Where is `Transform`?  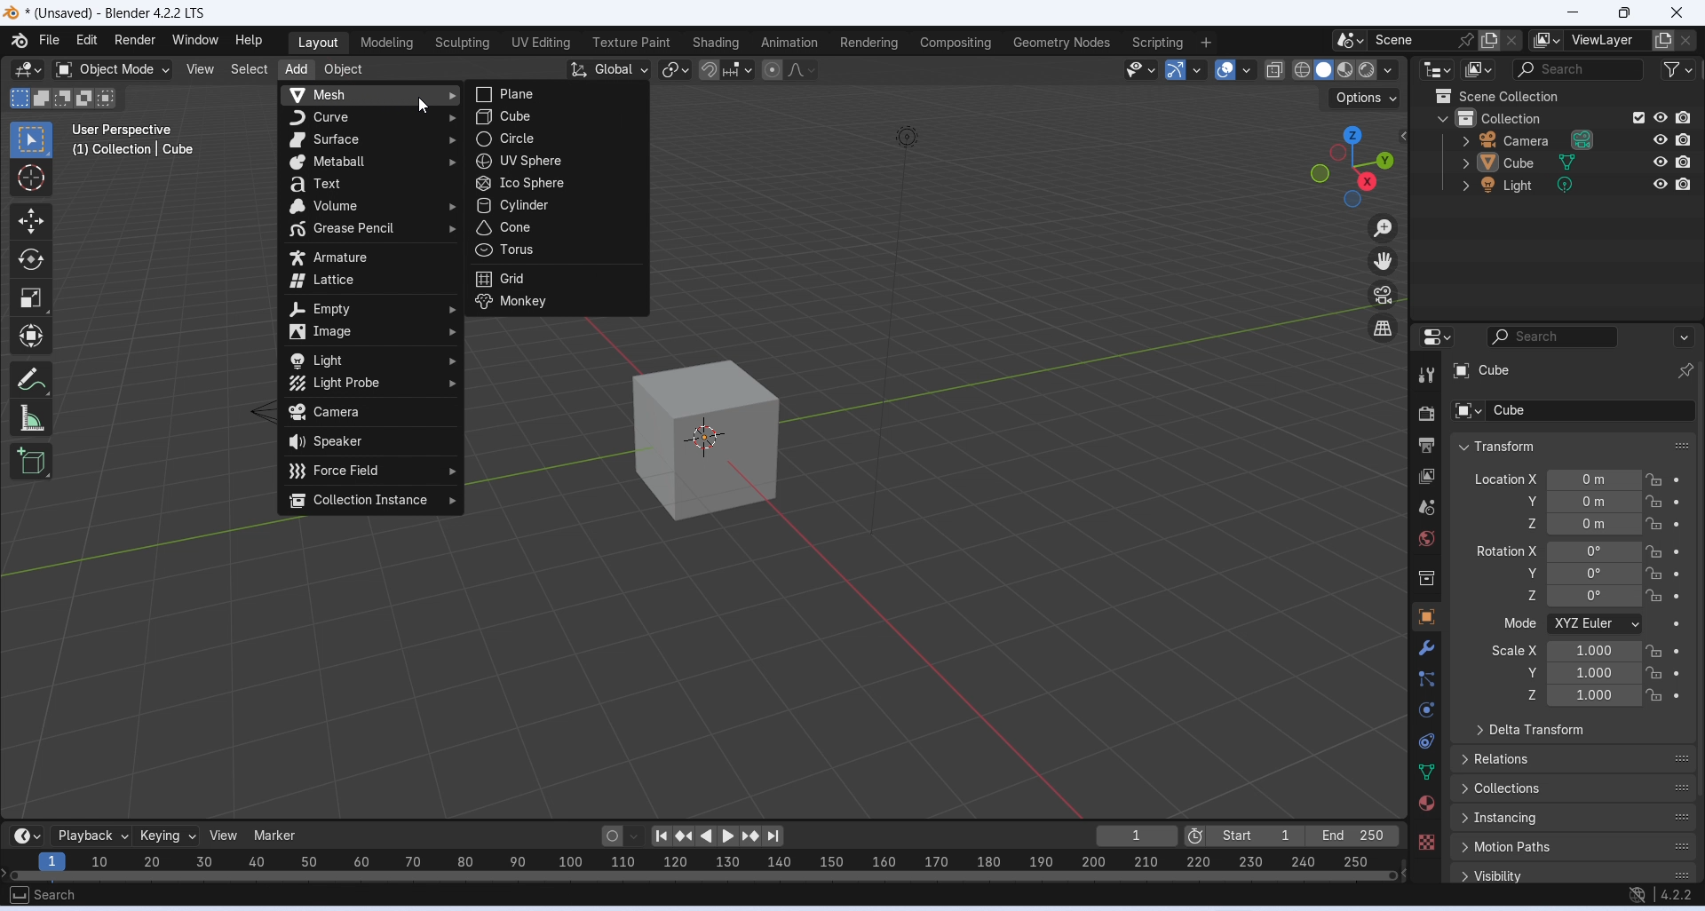
Transform is located at coordinates (30, 335).